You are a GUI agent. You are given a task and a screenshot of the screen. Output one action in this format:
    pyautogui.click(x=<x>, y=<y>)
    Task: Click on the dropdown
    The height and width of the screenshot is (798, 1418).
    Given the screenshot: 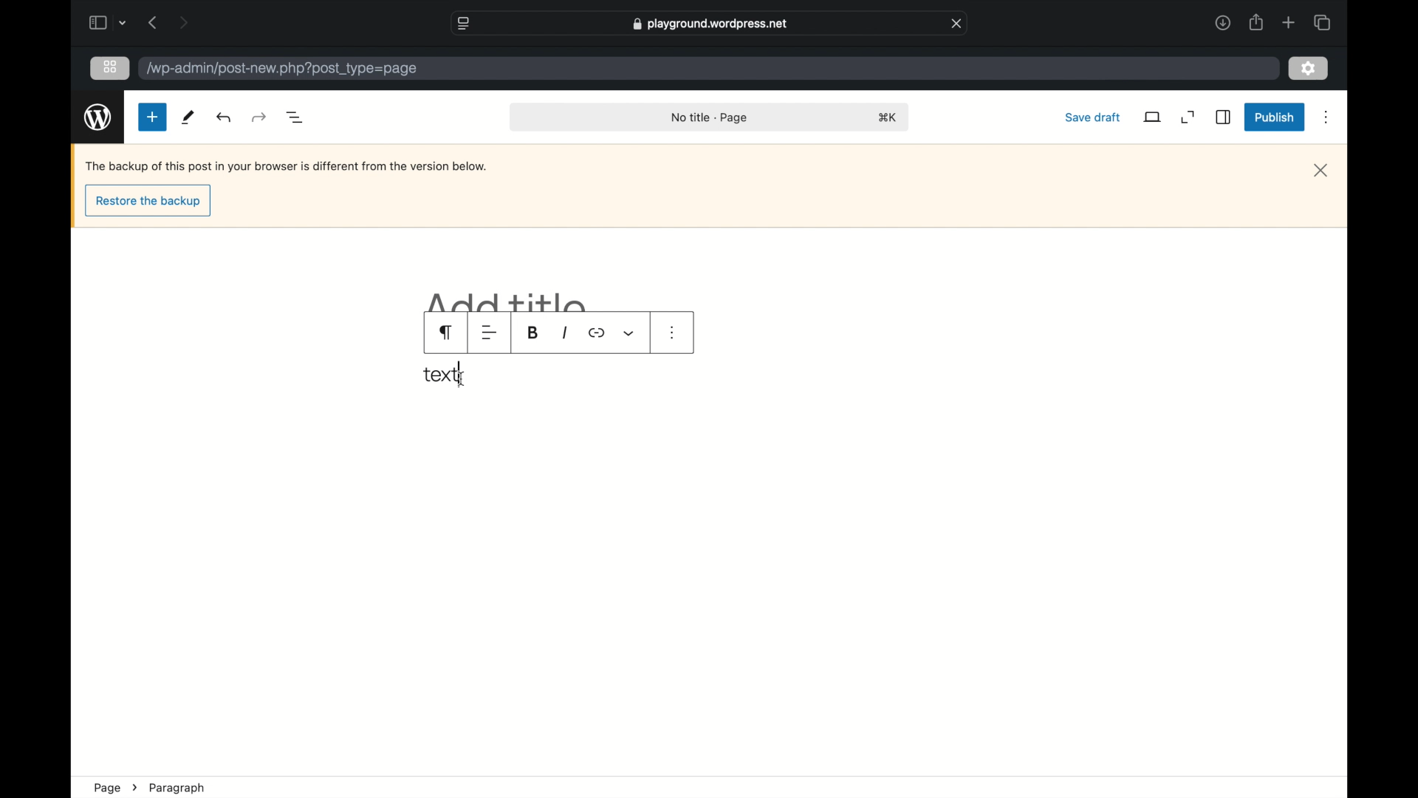 What is the action you would take?
    pyautogui.click(x=629, y=333)
    